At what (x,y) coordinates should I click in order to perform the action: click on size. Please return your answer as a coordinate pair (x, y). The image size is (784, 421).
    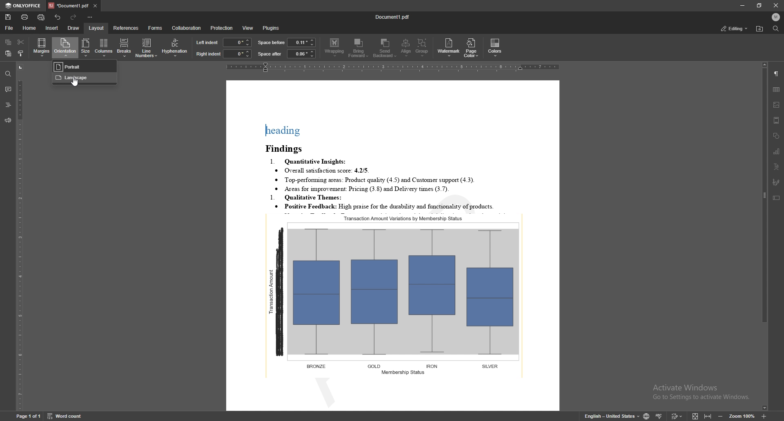
    Looking at the image, I should click on (85, 48).